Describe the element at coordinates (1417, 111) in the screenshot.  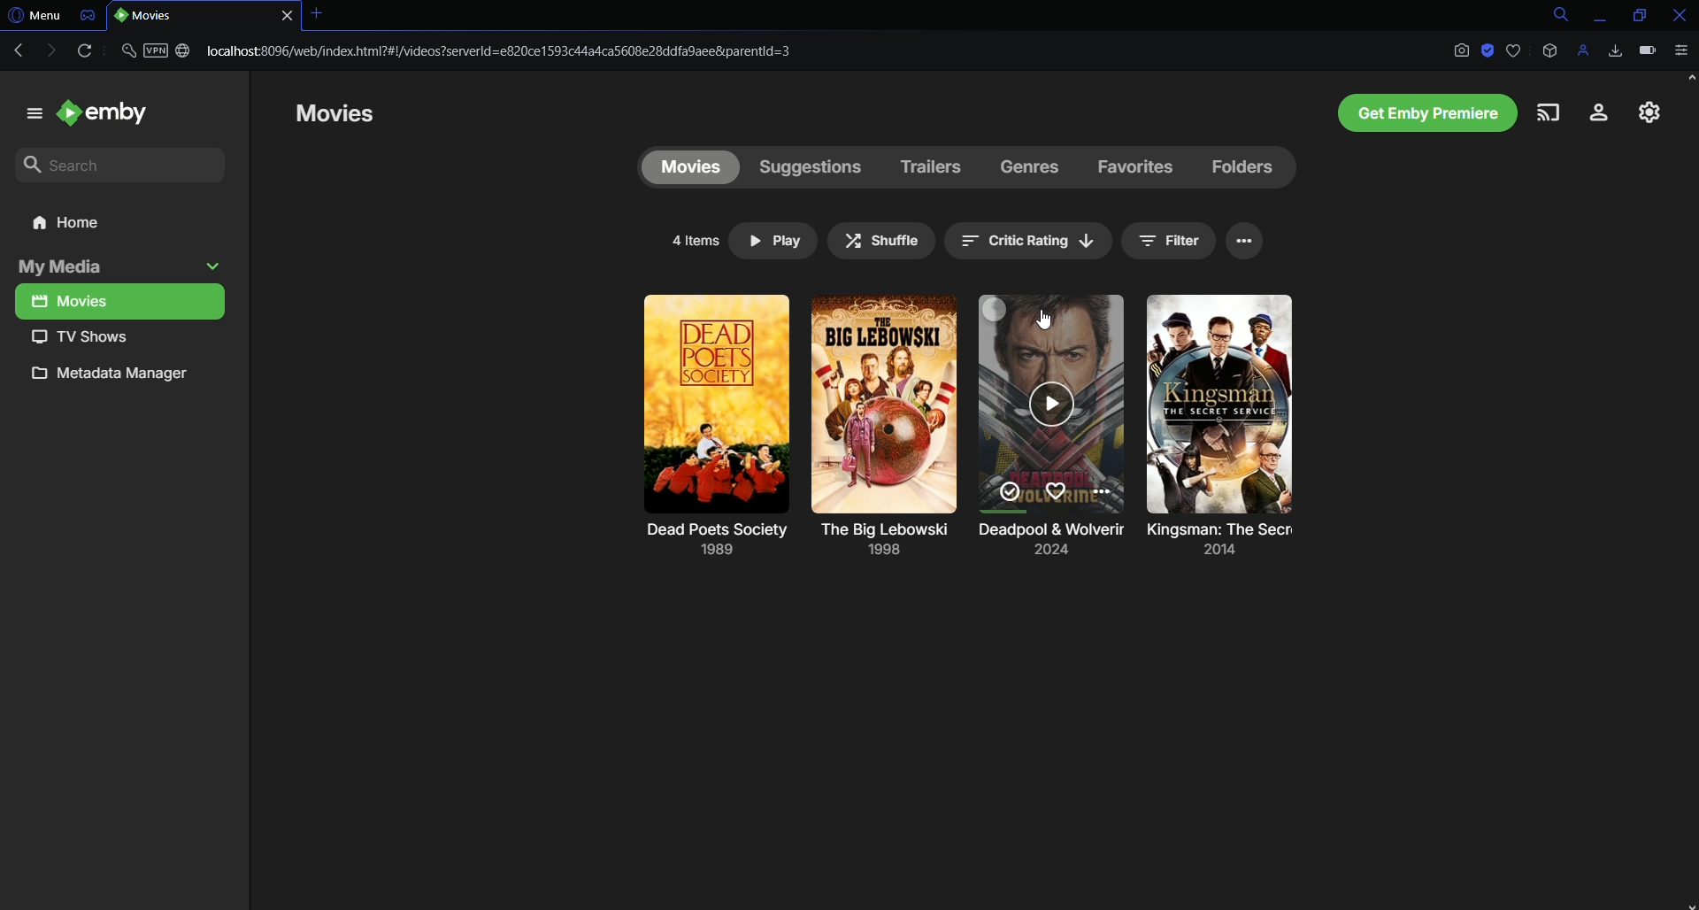
I see `Emby Premiere` at that location.